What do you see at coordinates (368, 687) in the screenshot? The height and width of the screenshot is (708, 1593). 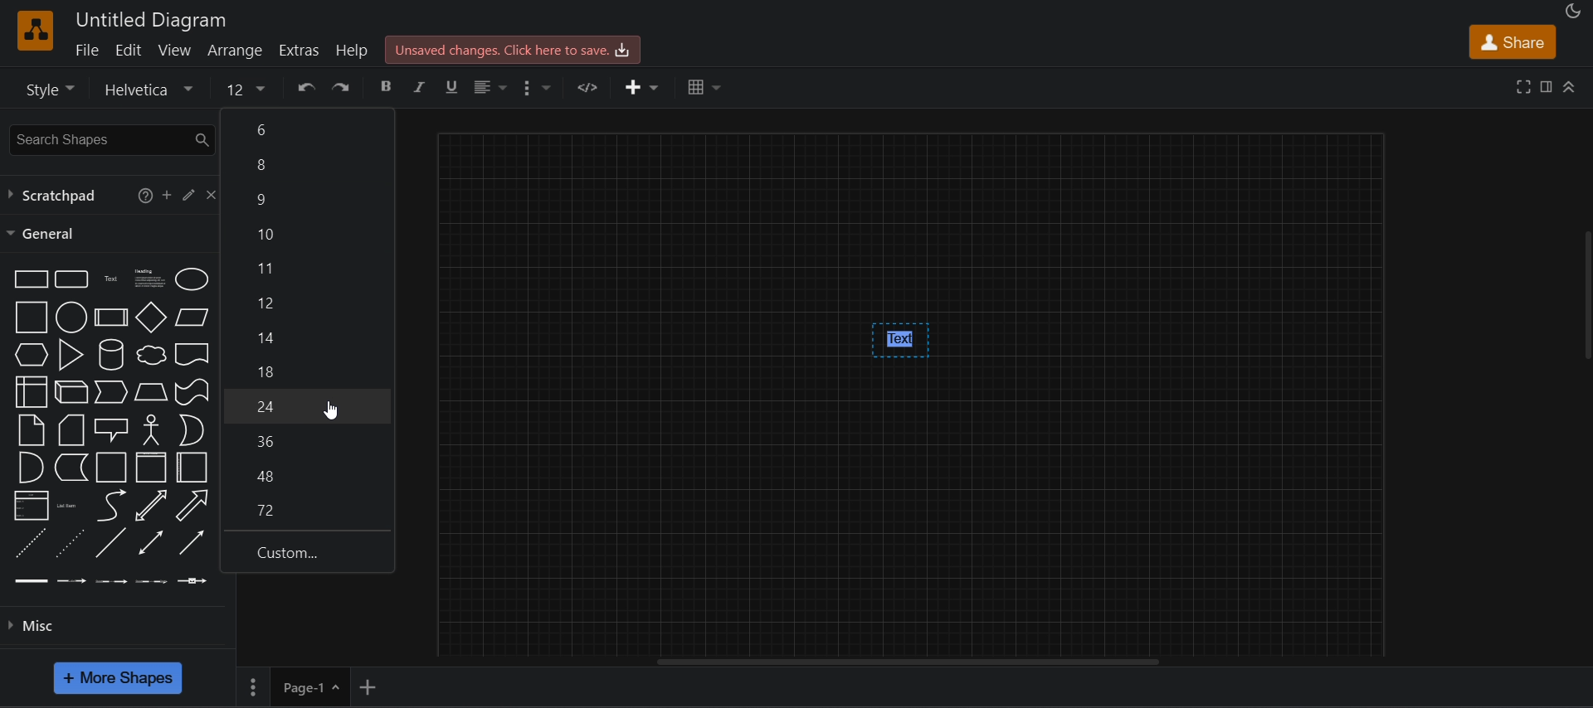 I see `add new page` at bounding box center [368, 687].